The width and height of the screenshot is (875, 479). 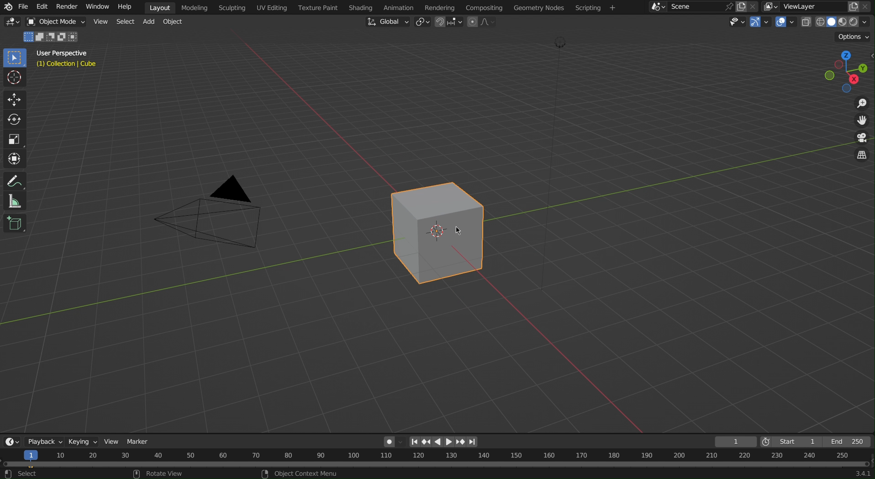 What do you see at coordinates (459, 230) in the screenshot?
I see `cursor` at bounding box center [459, 230].